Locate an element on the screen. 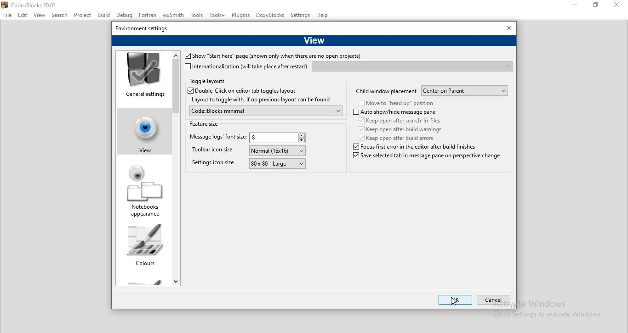  ok is located at coordinates (456, 300).